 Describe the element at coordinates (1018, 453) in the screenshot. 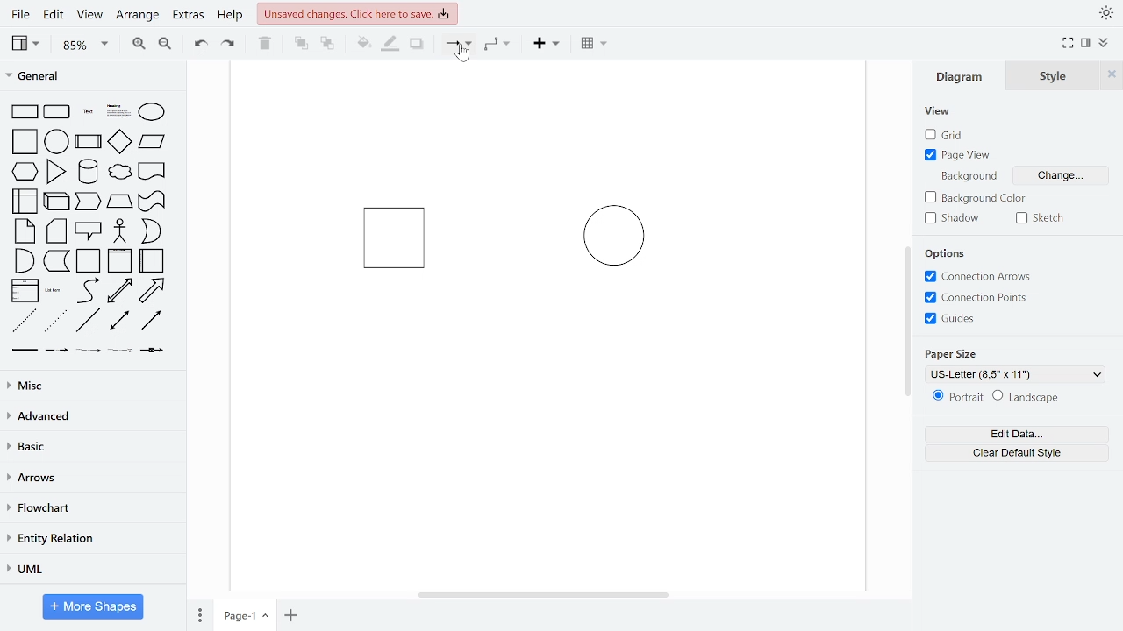

I see `clear default style` at that location.